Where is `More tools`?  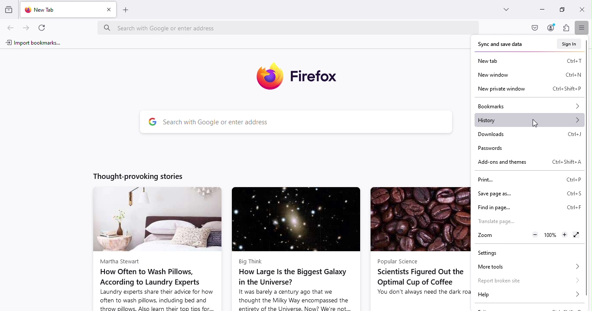 More tools is located at coordinates (527, 266).